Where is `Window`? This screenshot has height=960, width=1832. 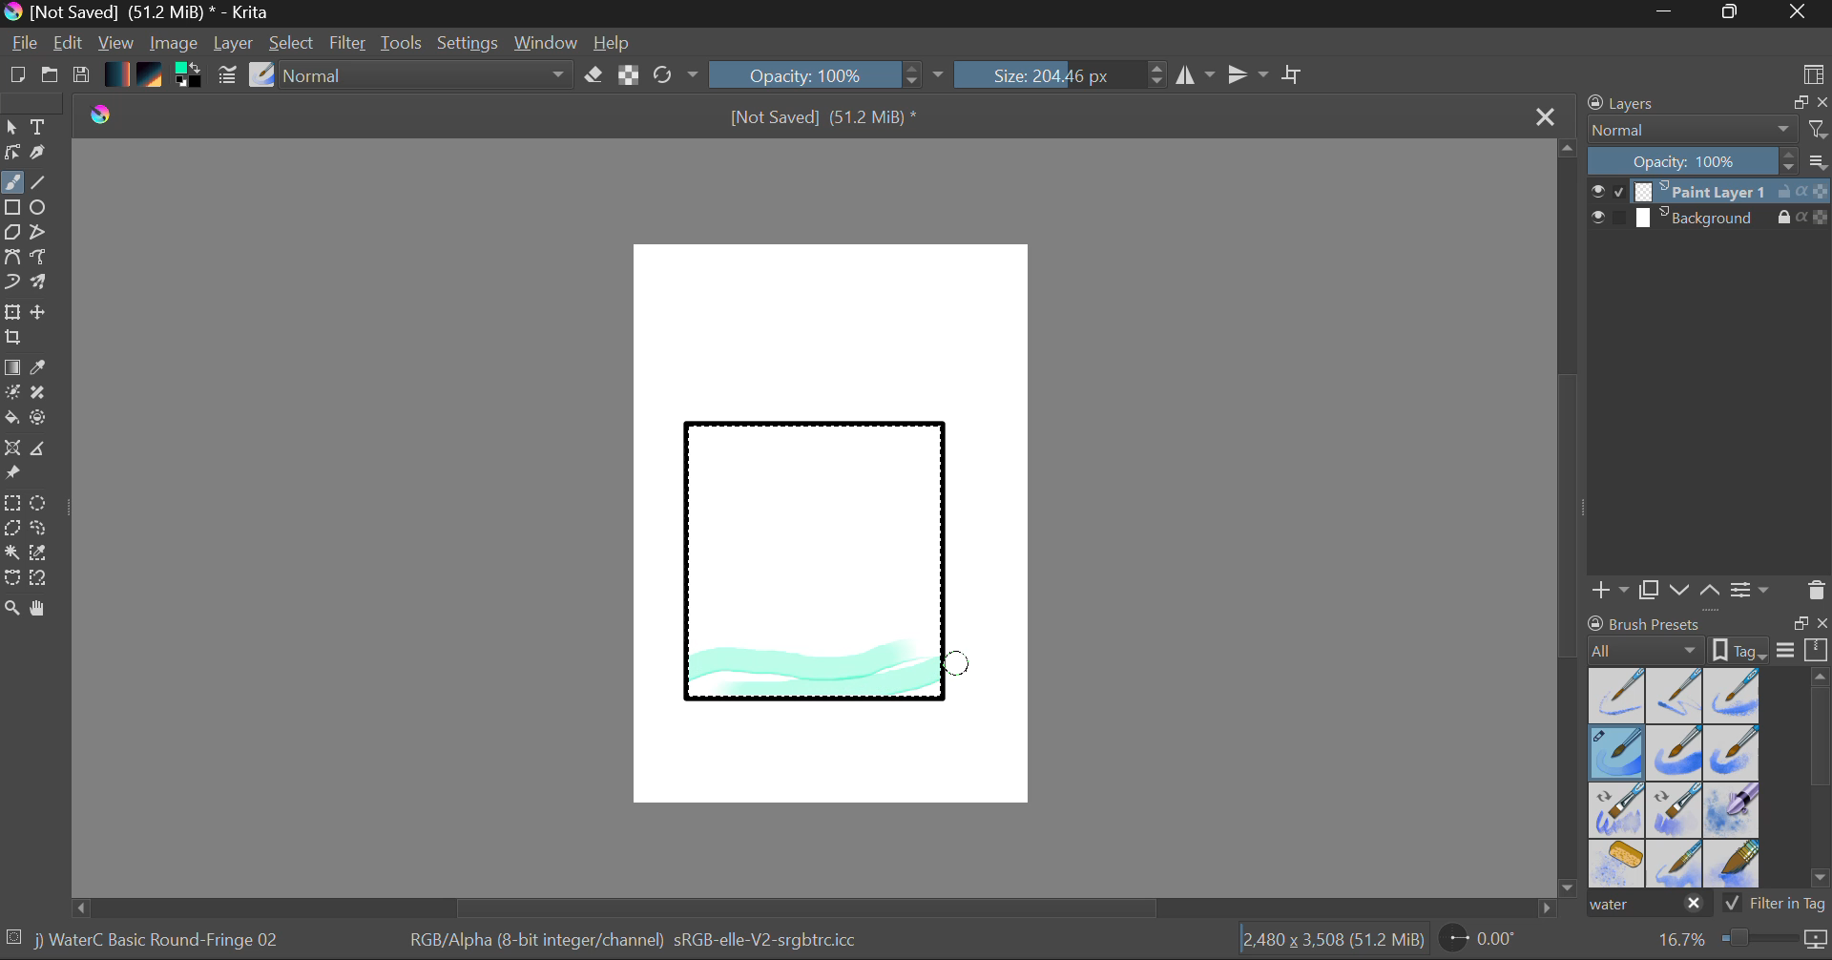 Window is located at coordinates (549, 43).